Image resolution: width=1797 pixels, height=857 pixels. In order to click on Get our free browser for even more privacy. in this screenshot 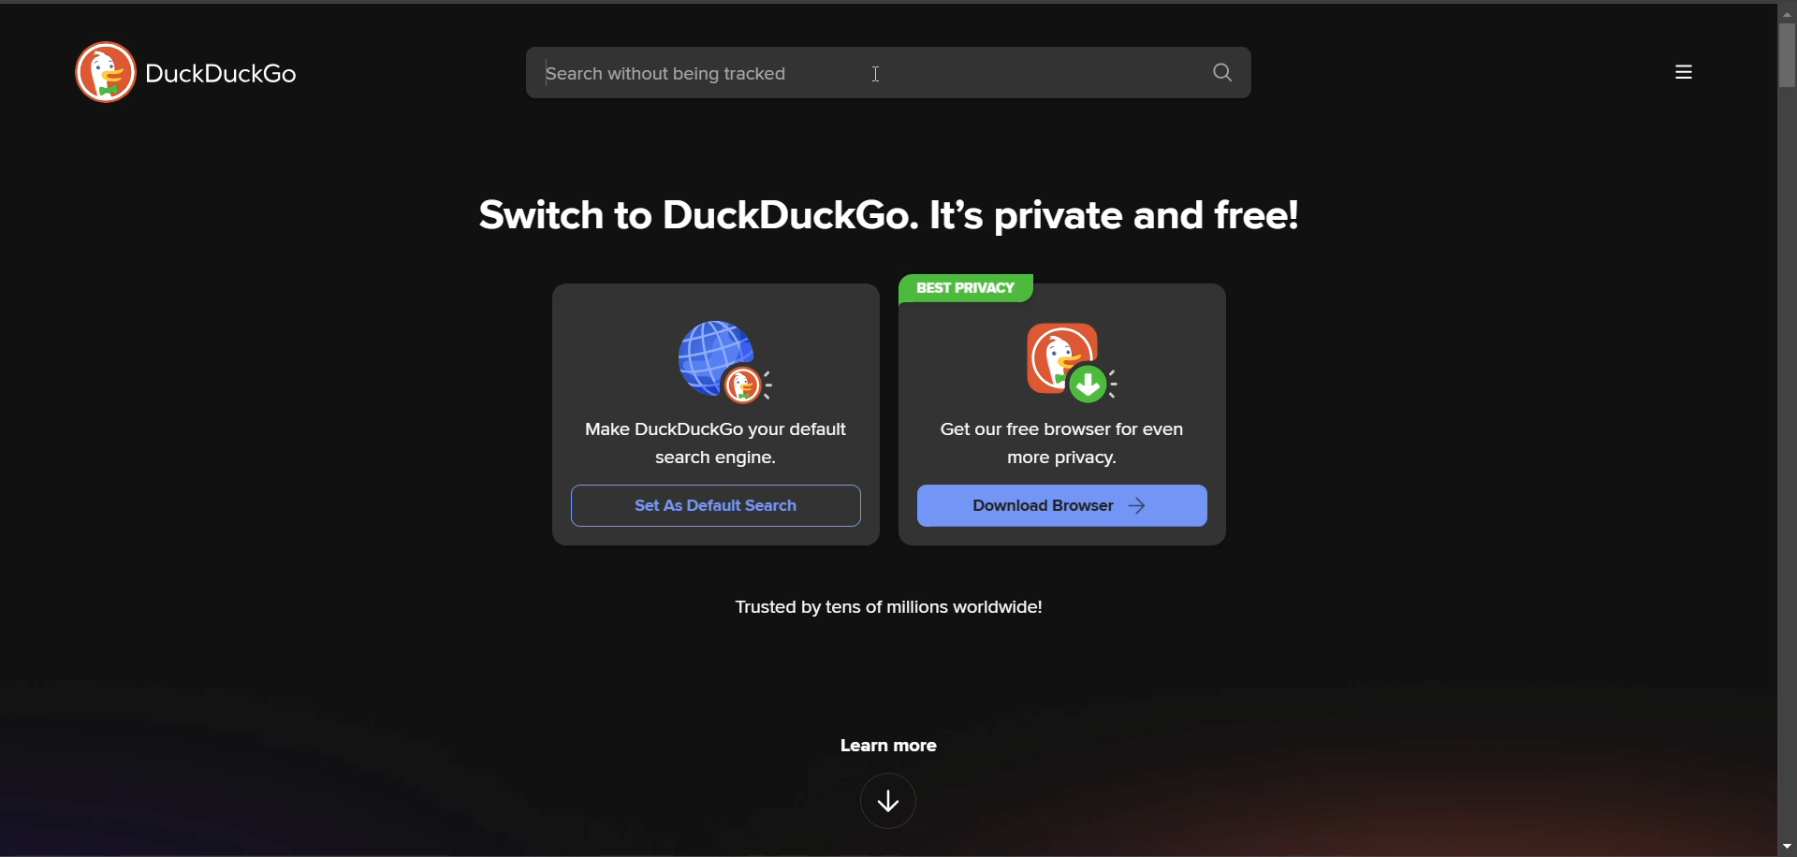, I will do `click(1066, 442)`.